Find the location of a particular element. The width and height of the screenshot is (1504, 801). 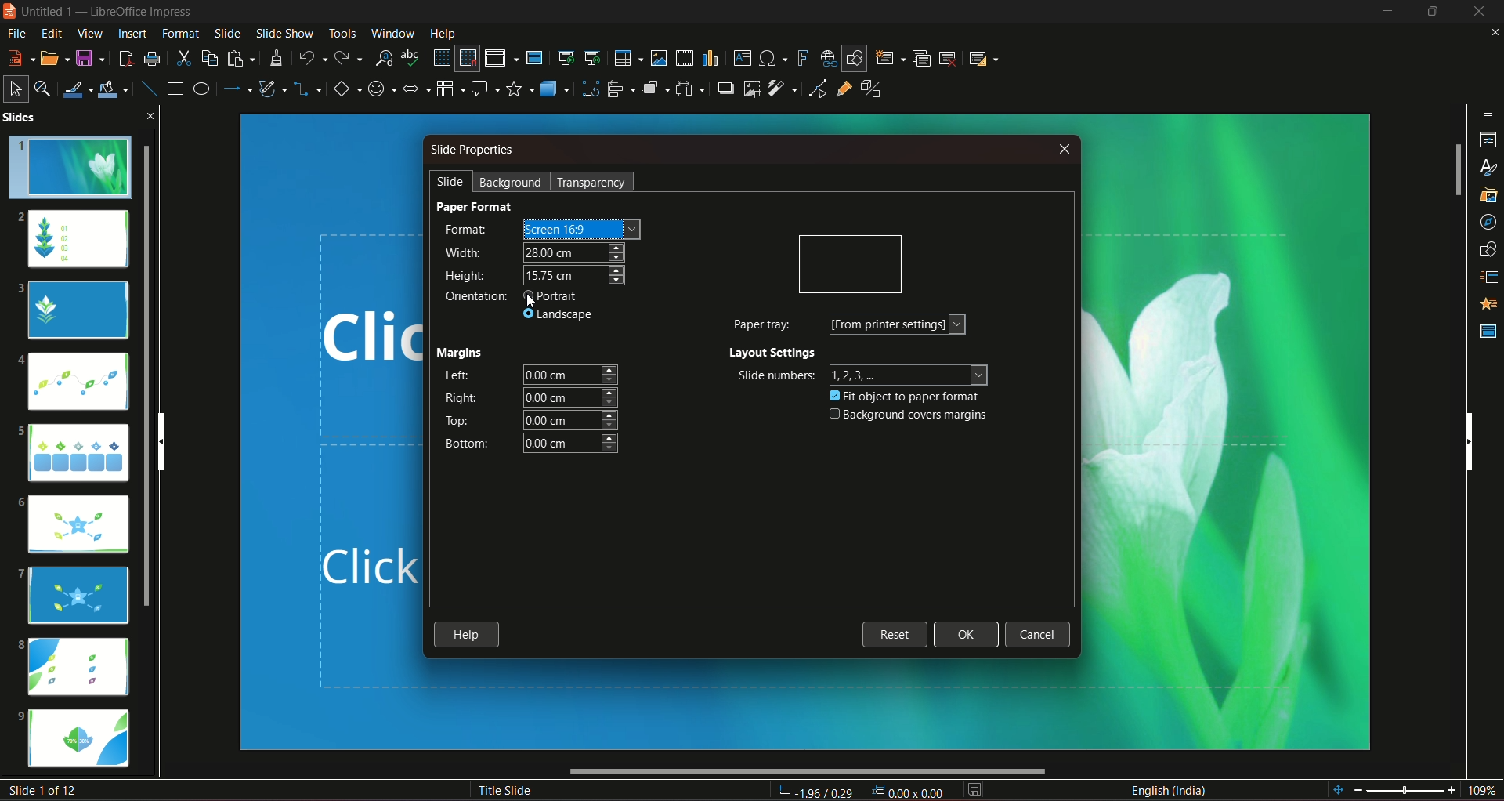

insert audio/video is located at coordinates (685, 59).